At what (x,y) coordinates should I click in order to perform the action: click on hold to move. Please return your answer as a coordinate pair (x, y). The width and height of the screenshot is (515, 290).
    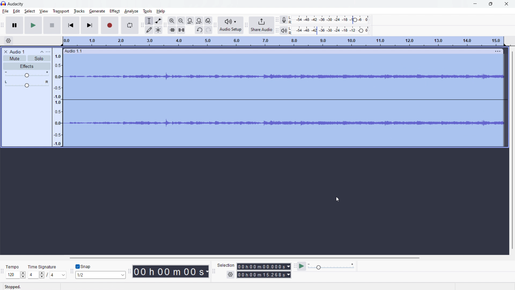
    Looking at the image, I should click on (277, 51).